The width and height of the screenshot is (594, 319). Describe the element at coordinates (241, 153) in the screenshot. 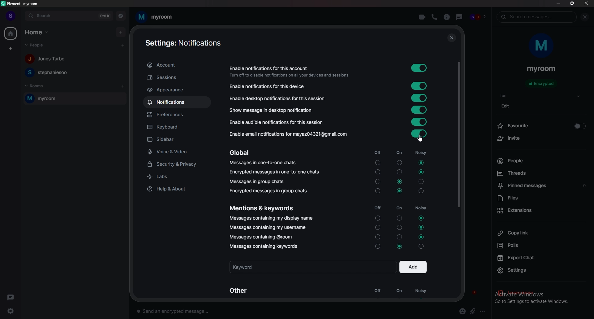

I see `global` at that location.